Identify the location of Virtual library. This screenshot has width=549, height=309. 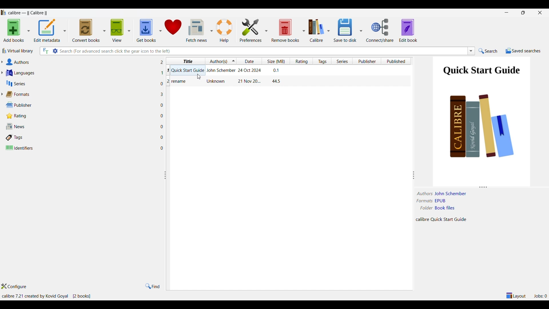
(17, 51).